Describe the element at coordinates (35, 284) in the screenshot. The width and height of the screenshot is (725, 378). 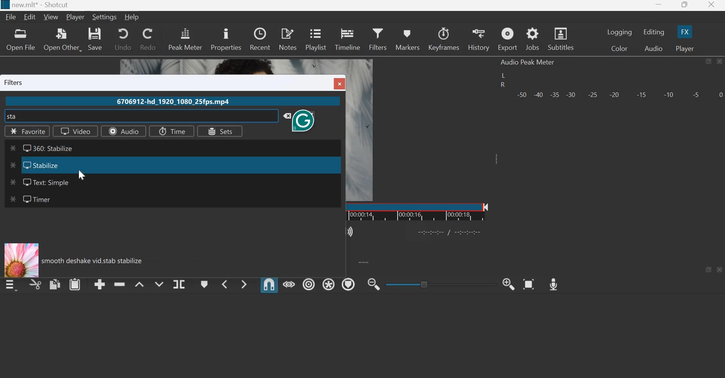
I see `cut` at that location.